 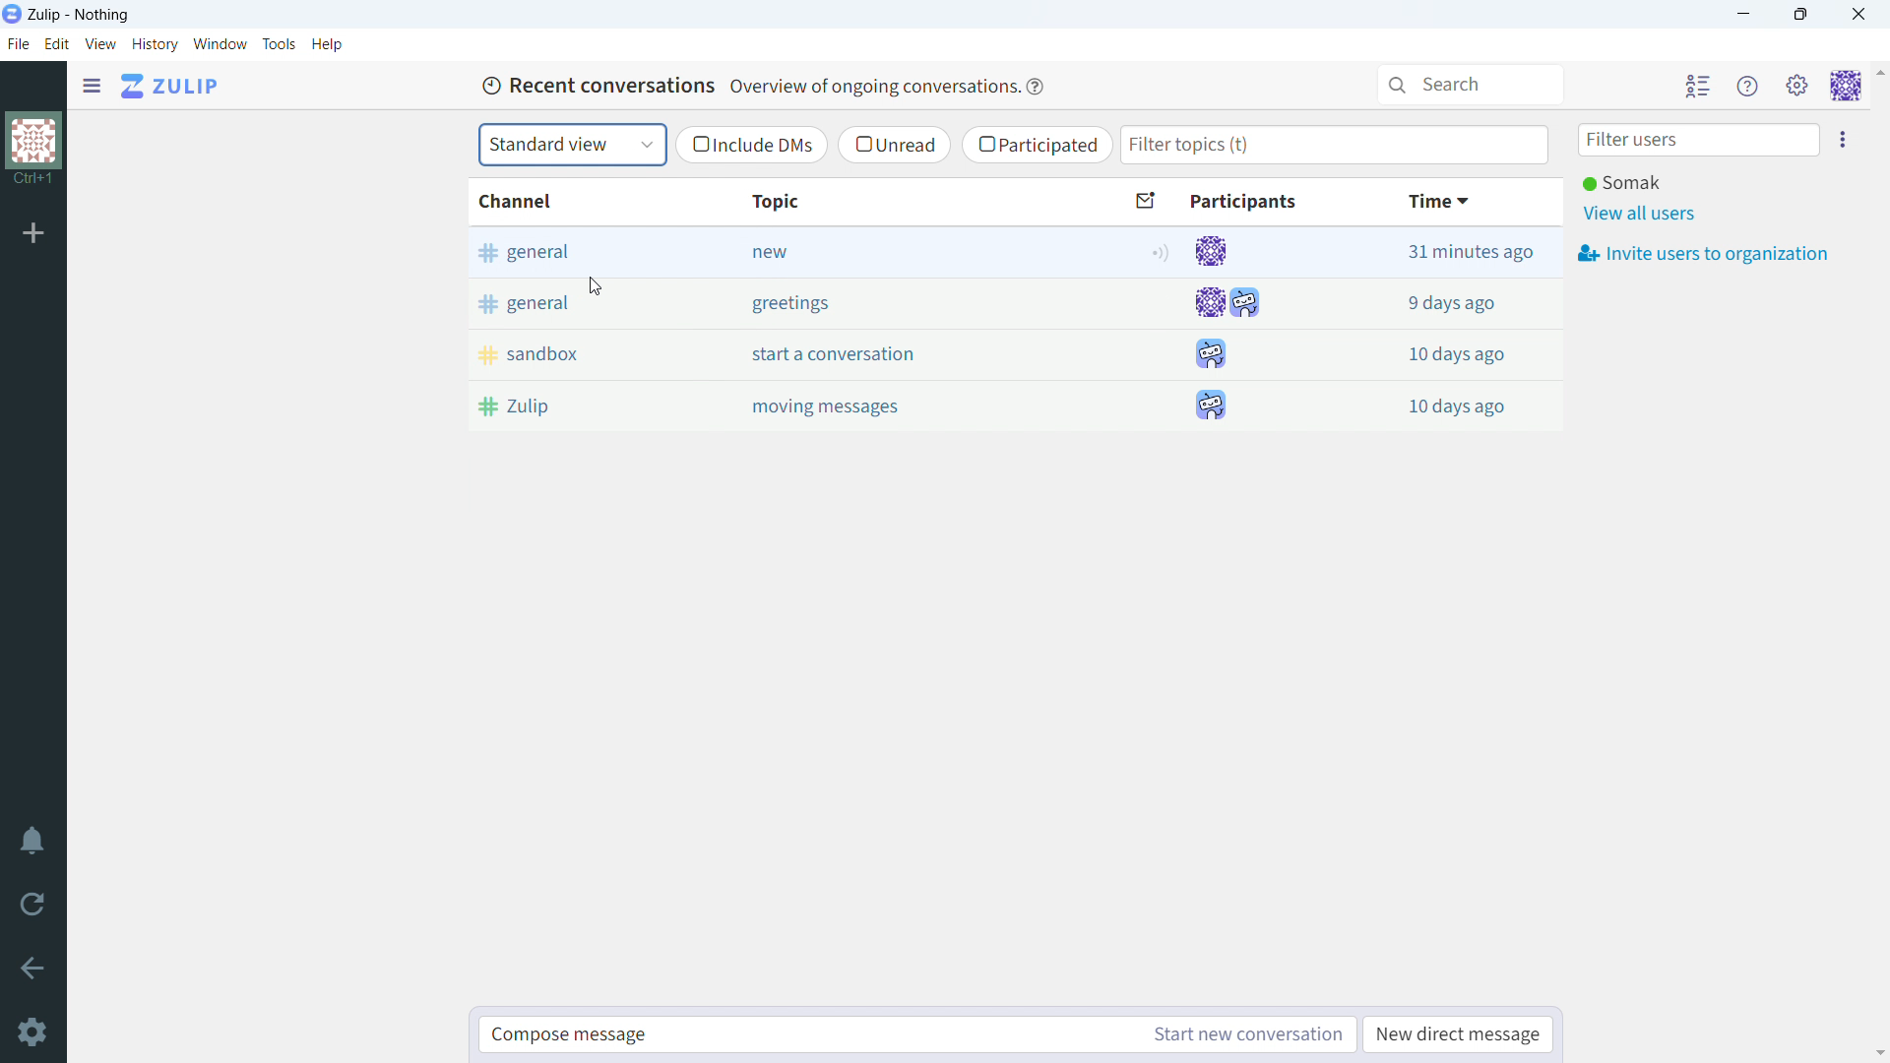 I want to click on moving messages, so click(x=876, y=405).